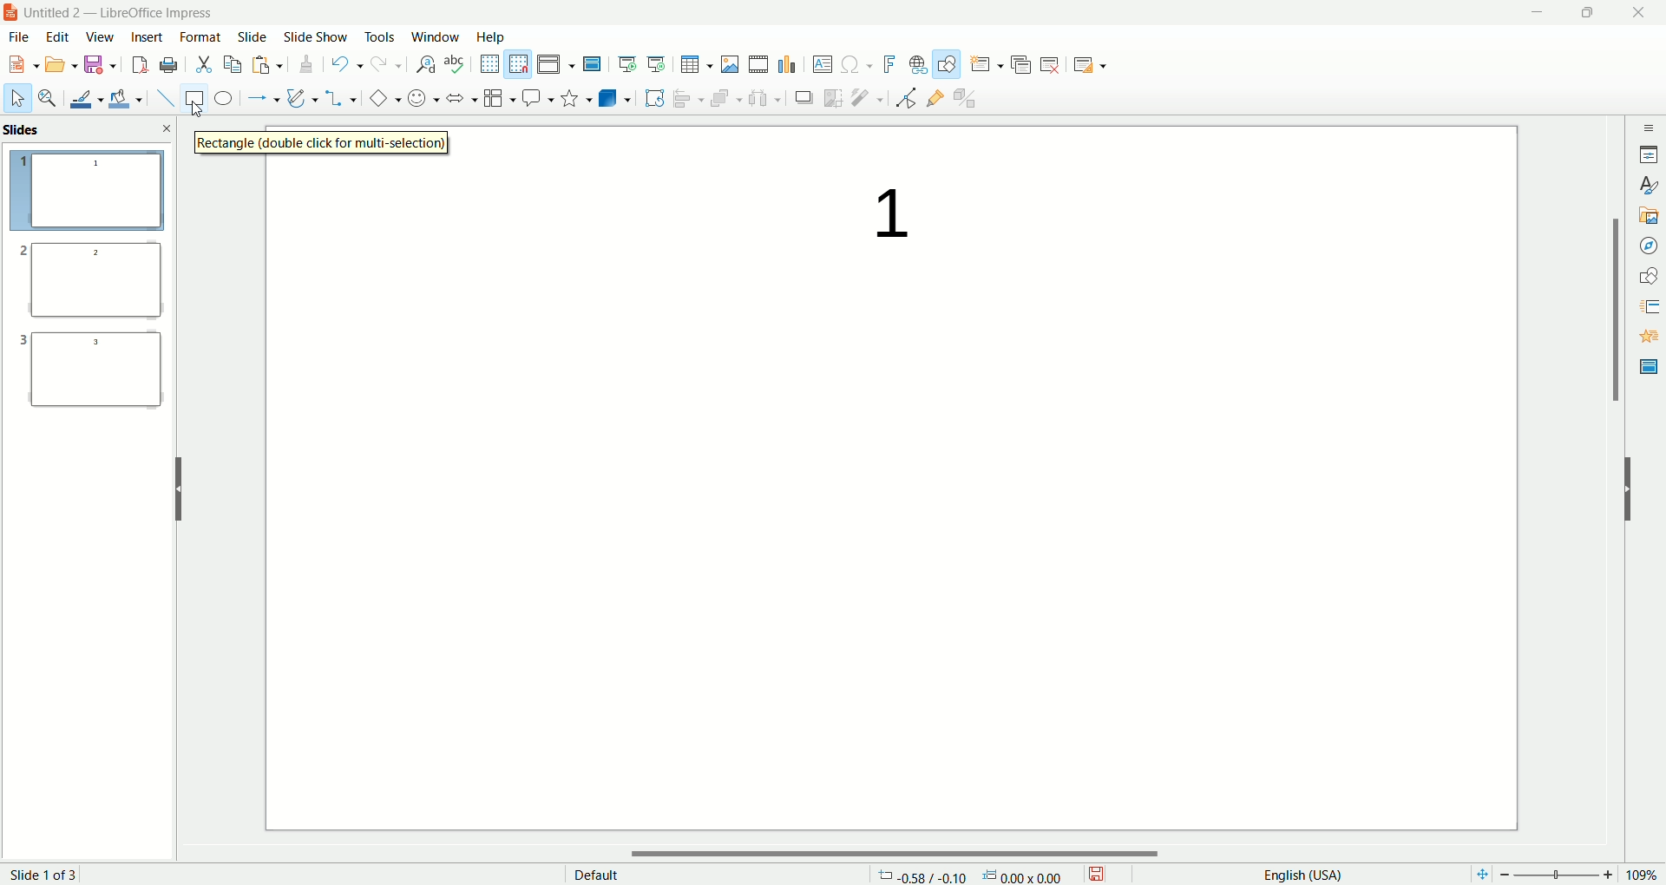 This screenshot has height=885, width=1666. Describe the element at coordinates (382, 41) in the screenshot. I see `tools` at that location.